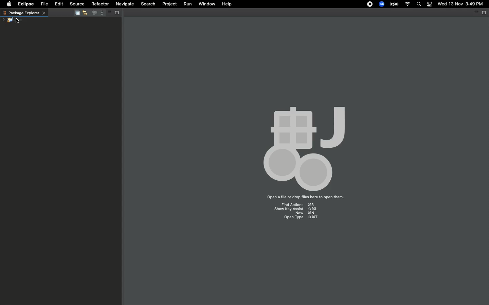  What do you see at coordinates (461, 3) in the screenshot?
I see `Wed 13 Nov 3:49 PM` at bounding box center [461, 3].